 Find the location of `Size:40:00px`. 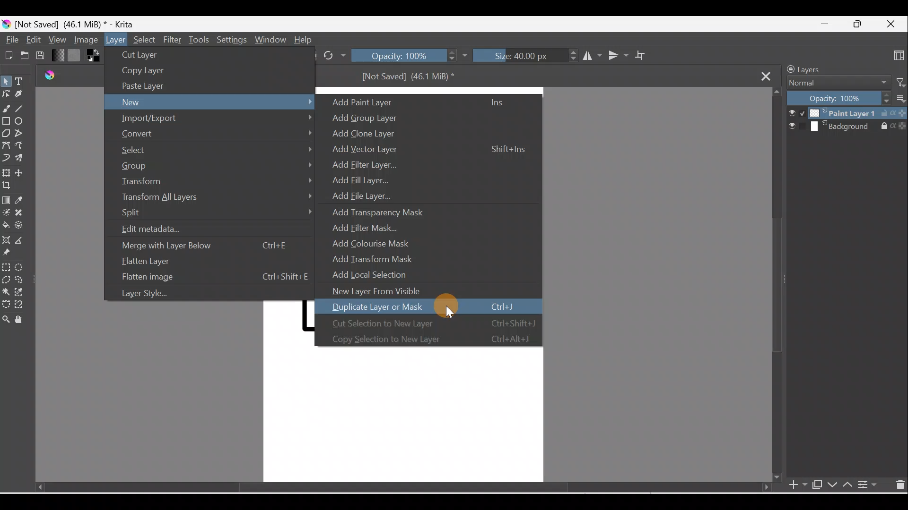

Size:40:00px is located at coordinates (524, 57).